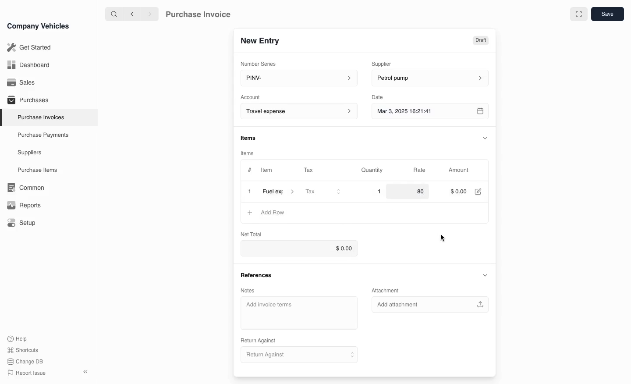  I want to click on PINV-, so click(296, 79).